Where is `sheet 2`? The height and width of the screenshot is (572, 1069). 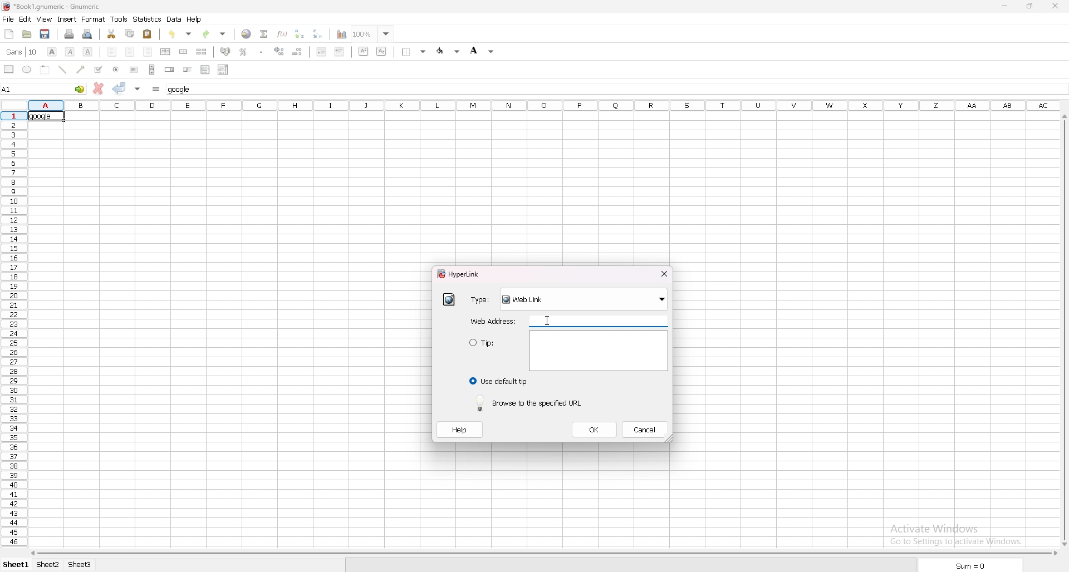 sheet 2 is located at coordinates (48, 565).